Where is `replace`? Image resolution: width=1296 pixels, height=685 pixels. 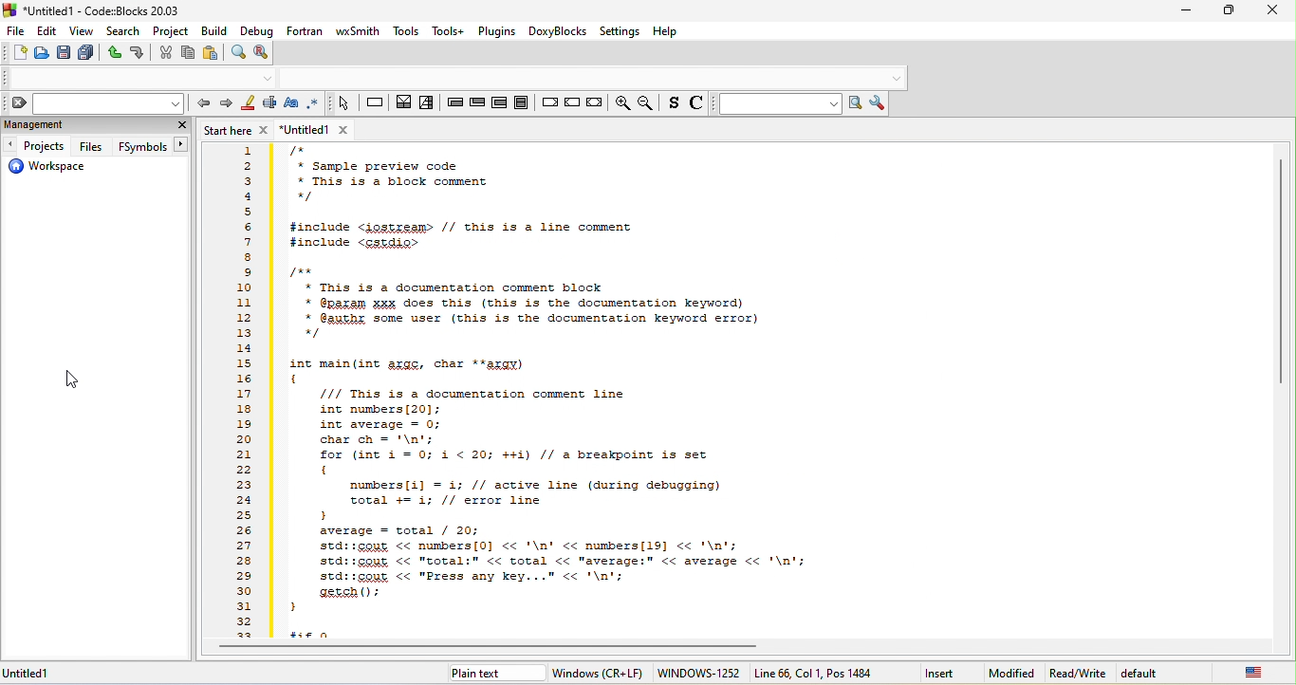 replace is located at coordinates (265, 54).